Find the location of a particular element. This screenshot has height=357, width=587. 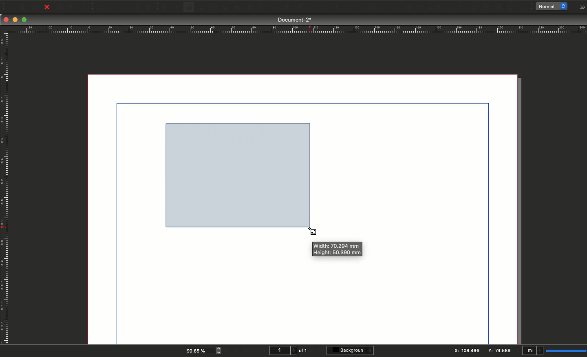

Copy is located at coordinates (137, 7).